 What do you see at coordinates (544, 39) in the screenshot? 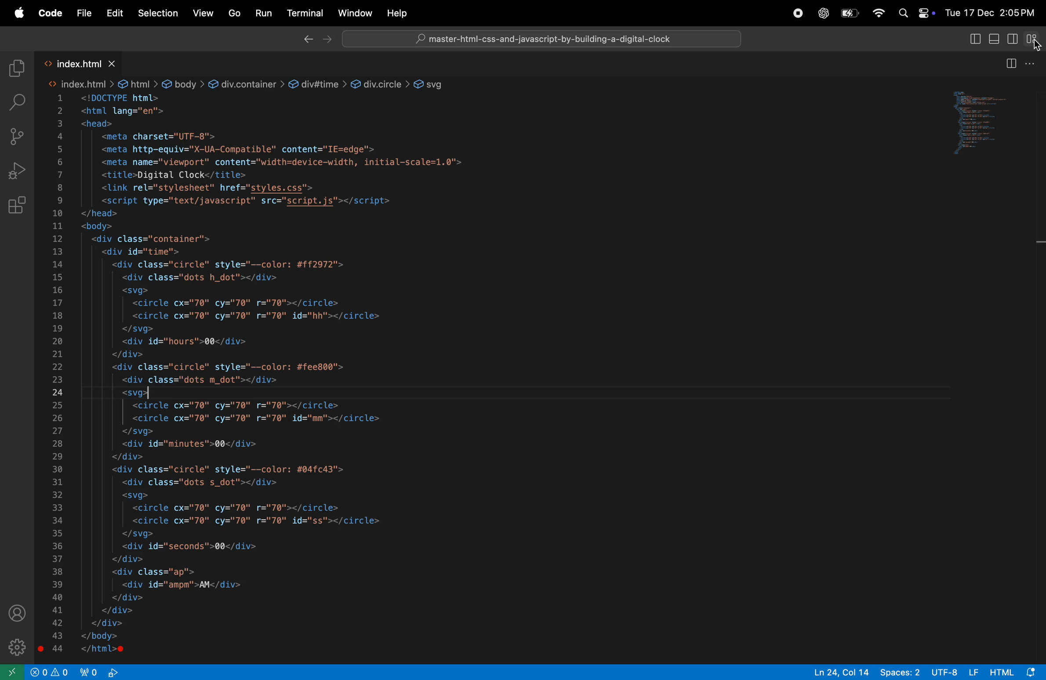
I see `Search Bar` at bounding box center [544, 39].